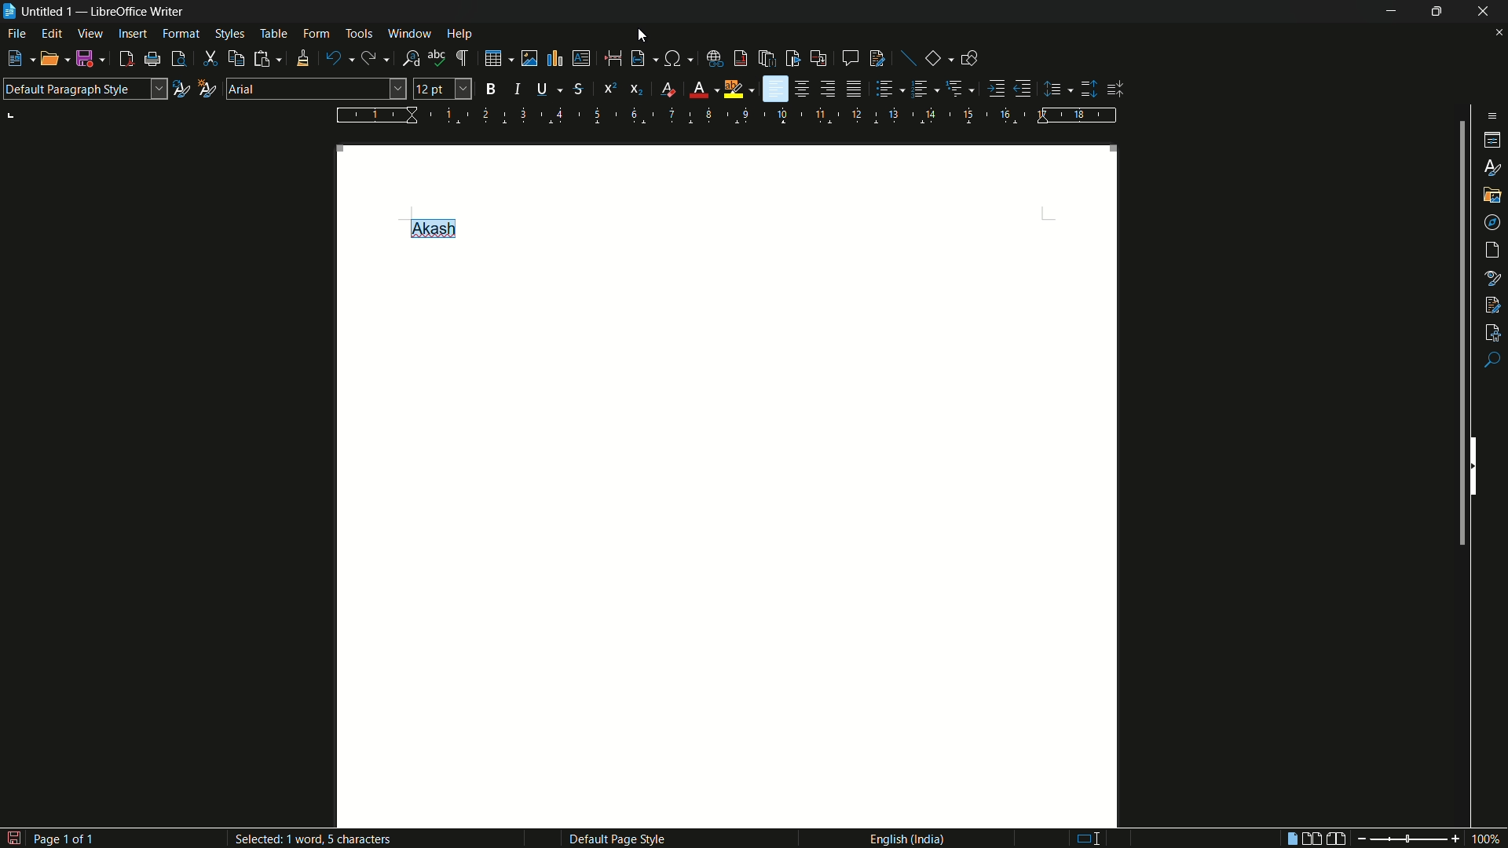  Describe the element at coordinates (1493, 331) in the screenshot. I see `accessibility check` at that location.